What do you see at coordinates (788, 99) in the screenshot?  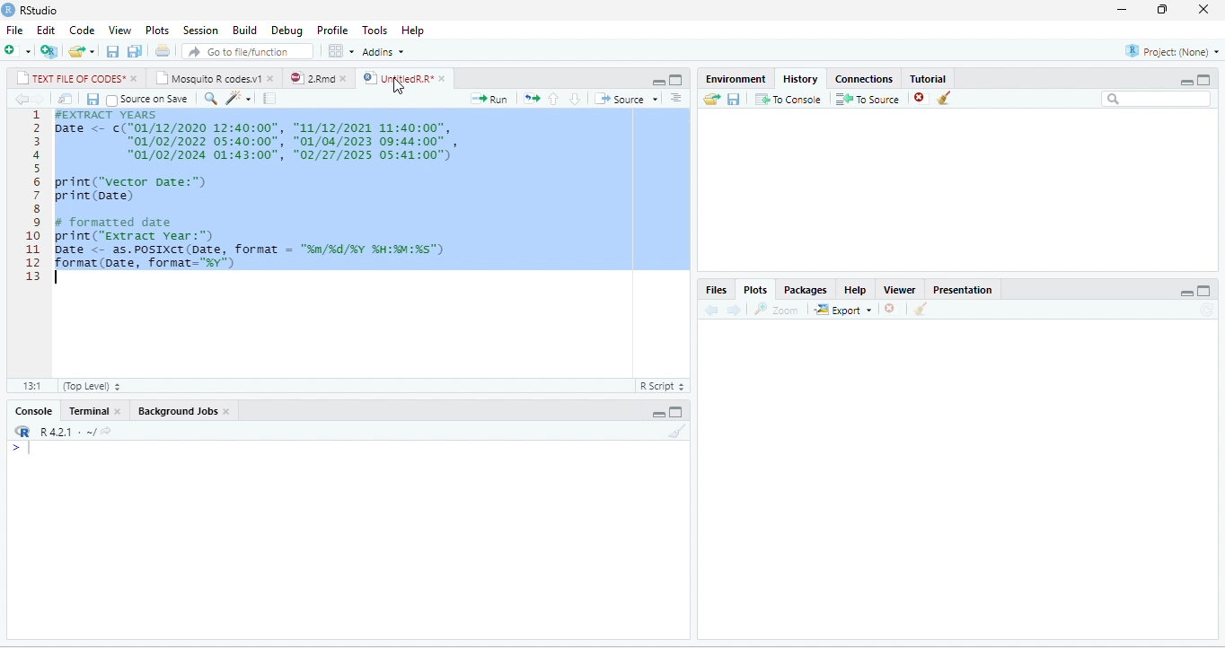 I see `To Console` at bounding box center [788, 99].